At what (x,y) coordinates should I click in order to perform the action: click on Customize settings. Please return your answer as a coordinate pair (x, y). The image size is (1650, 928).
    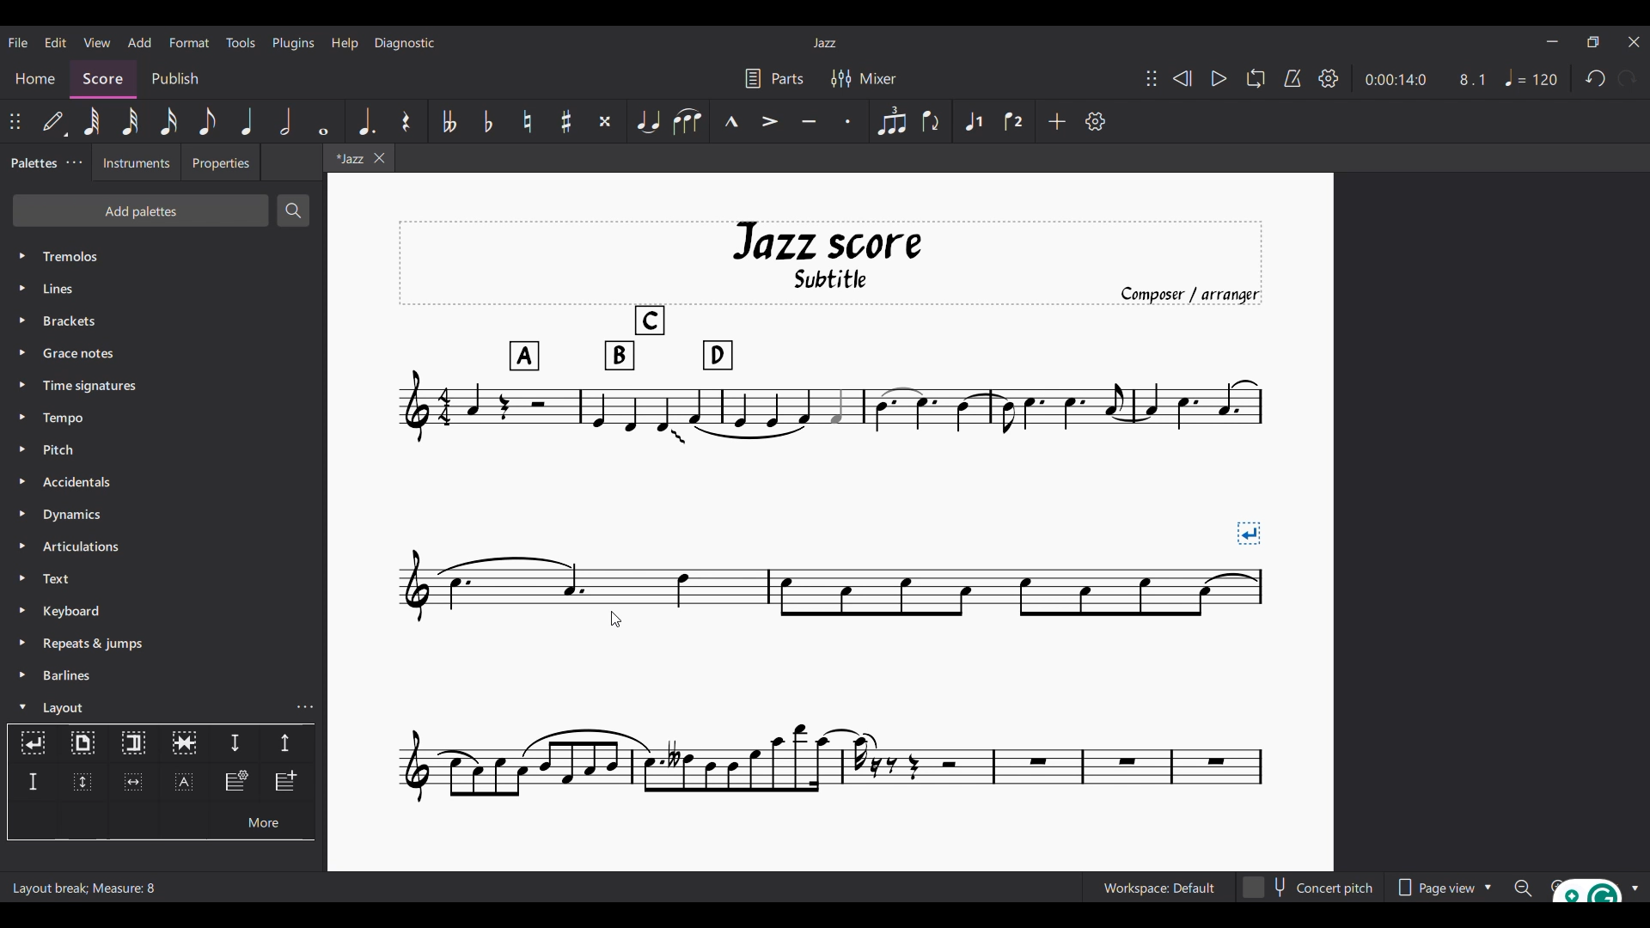
    Looking at the image, I should click on (1095, 121).